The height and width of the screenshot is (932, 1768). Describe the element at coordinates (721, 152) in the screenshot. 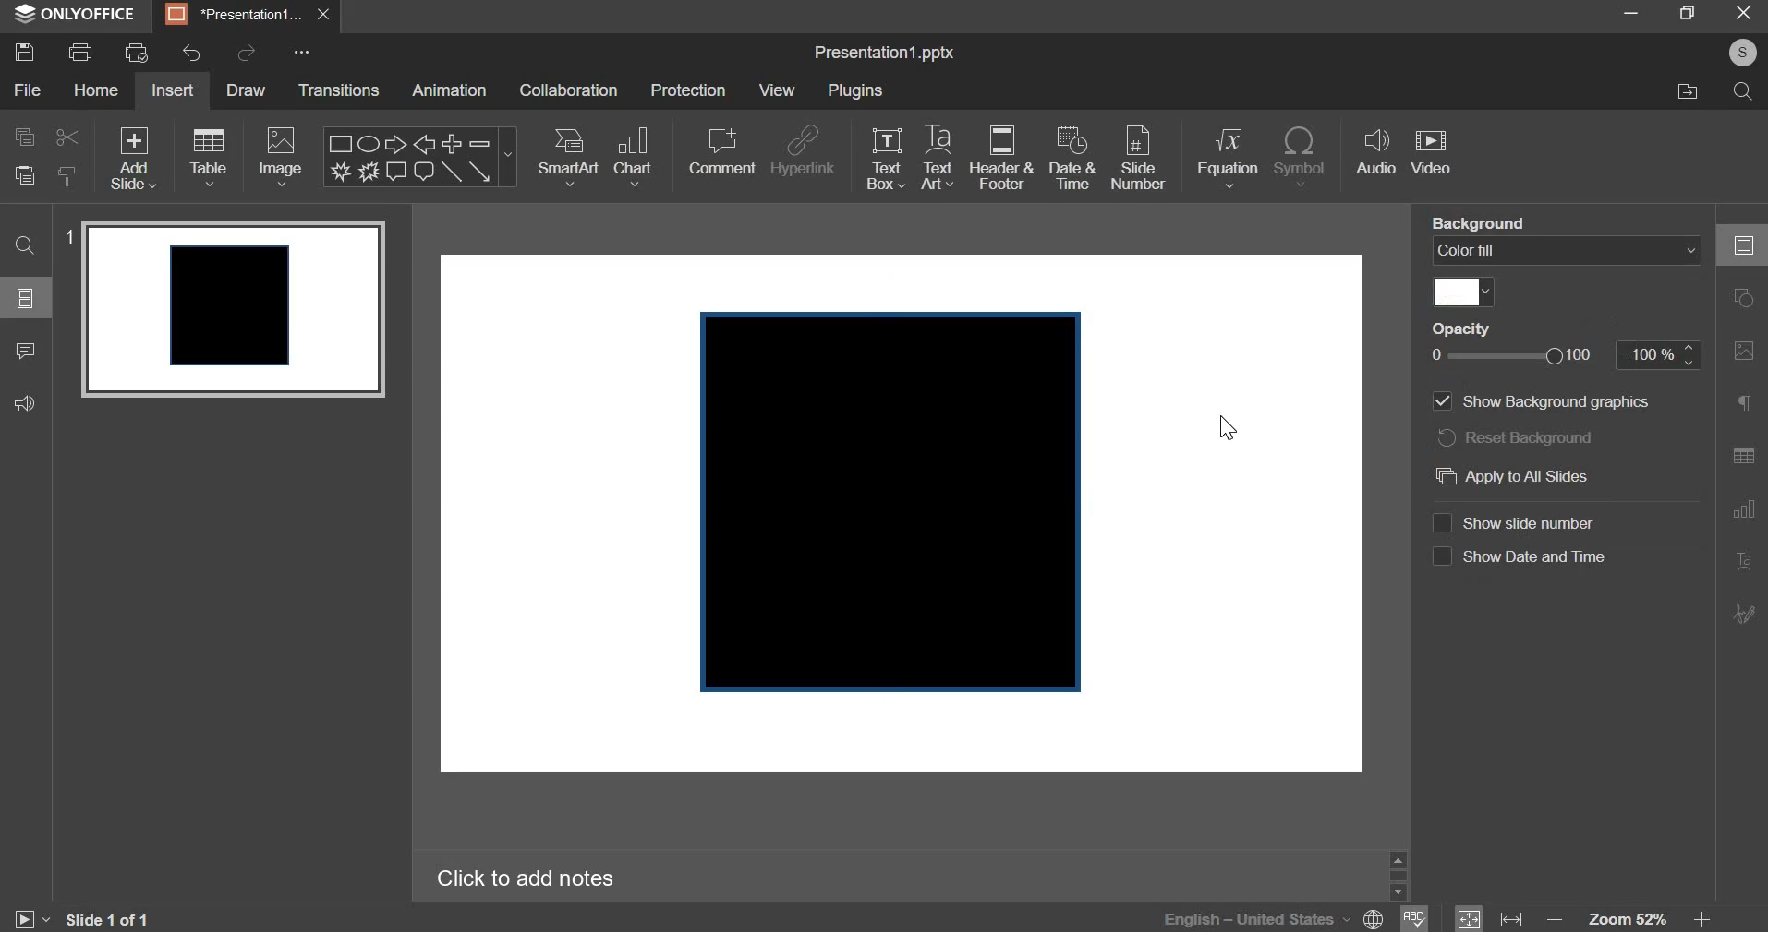

I see `comment` at that location.